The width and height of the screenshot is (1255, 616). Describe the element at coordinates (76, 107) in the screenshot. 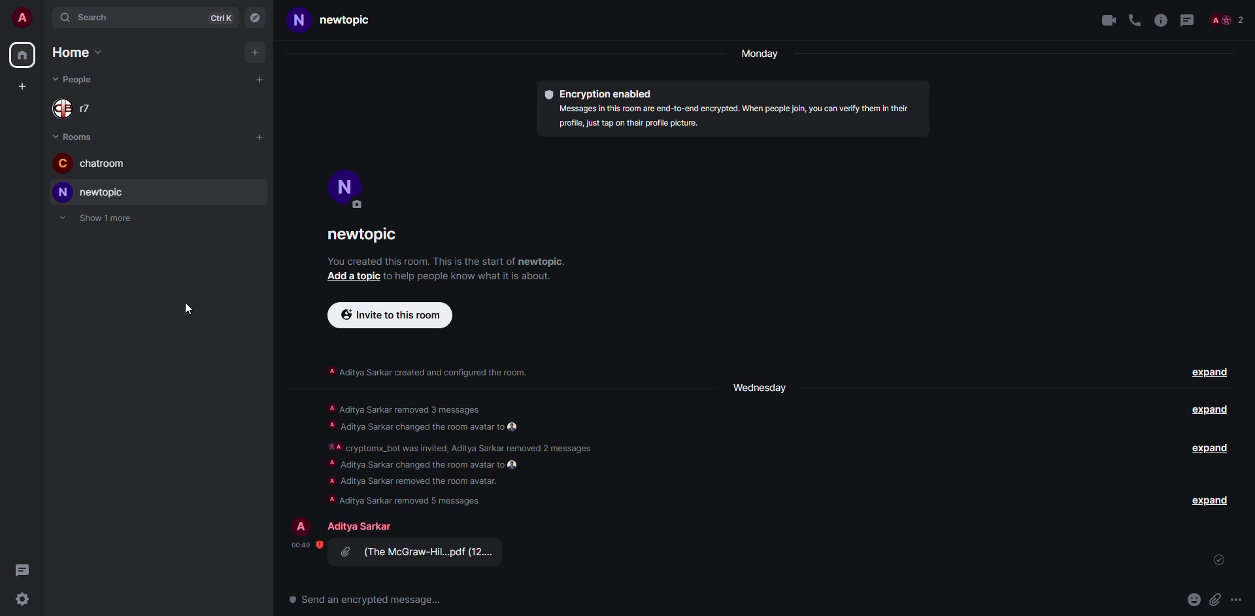

I see `r7` at that location.